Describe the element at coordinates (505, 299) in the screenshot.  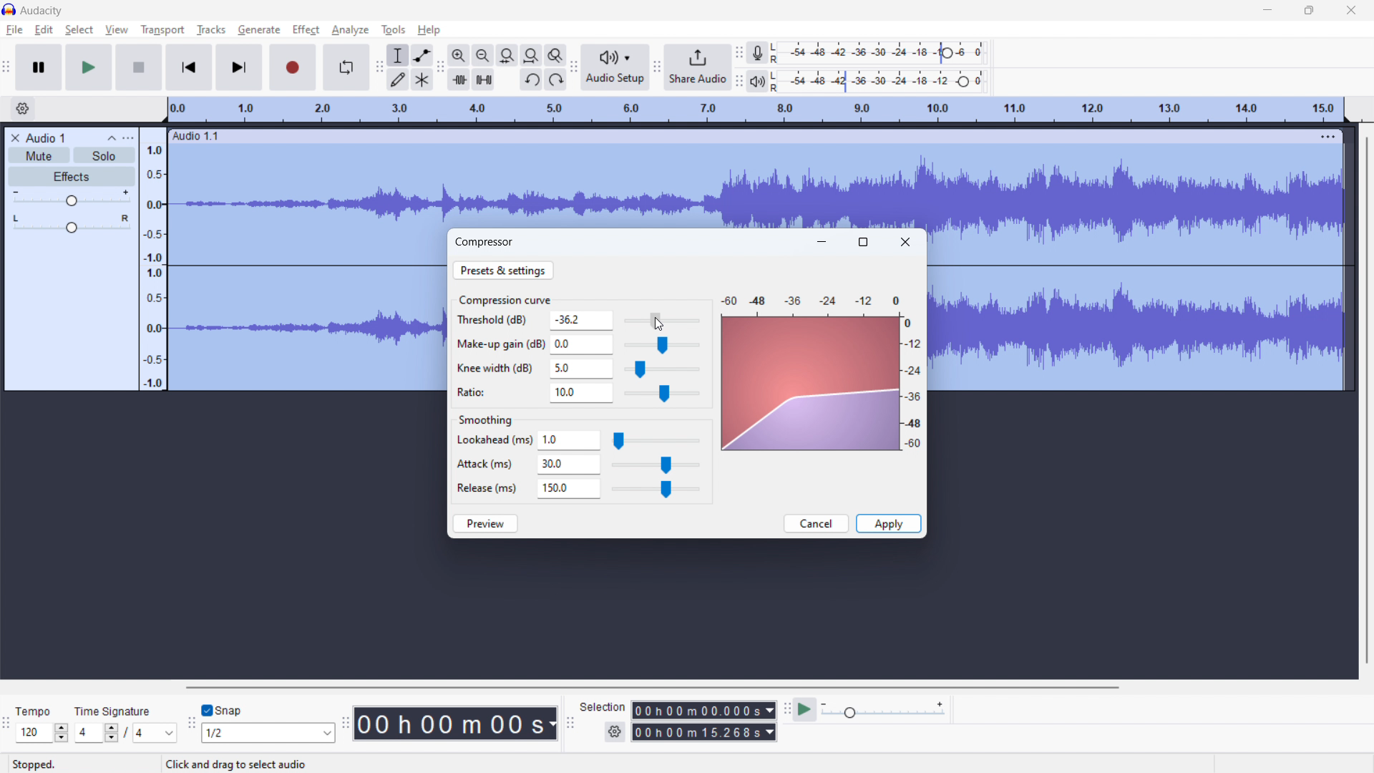
I see `Compression curve` at that location.